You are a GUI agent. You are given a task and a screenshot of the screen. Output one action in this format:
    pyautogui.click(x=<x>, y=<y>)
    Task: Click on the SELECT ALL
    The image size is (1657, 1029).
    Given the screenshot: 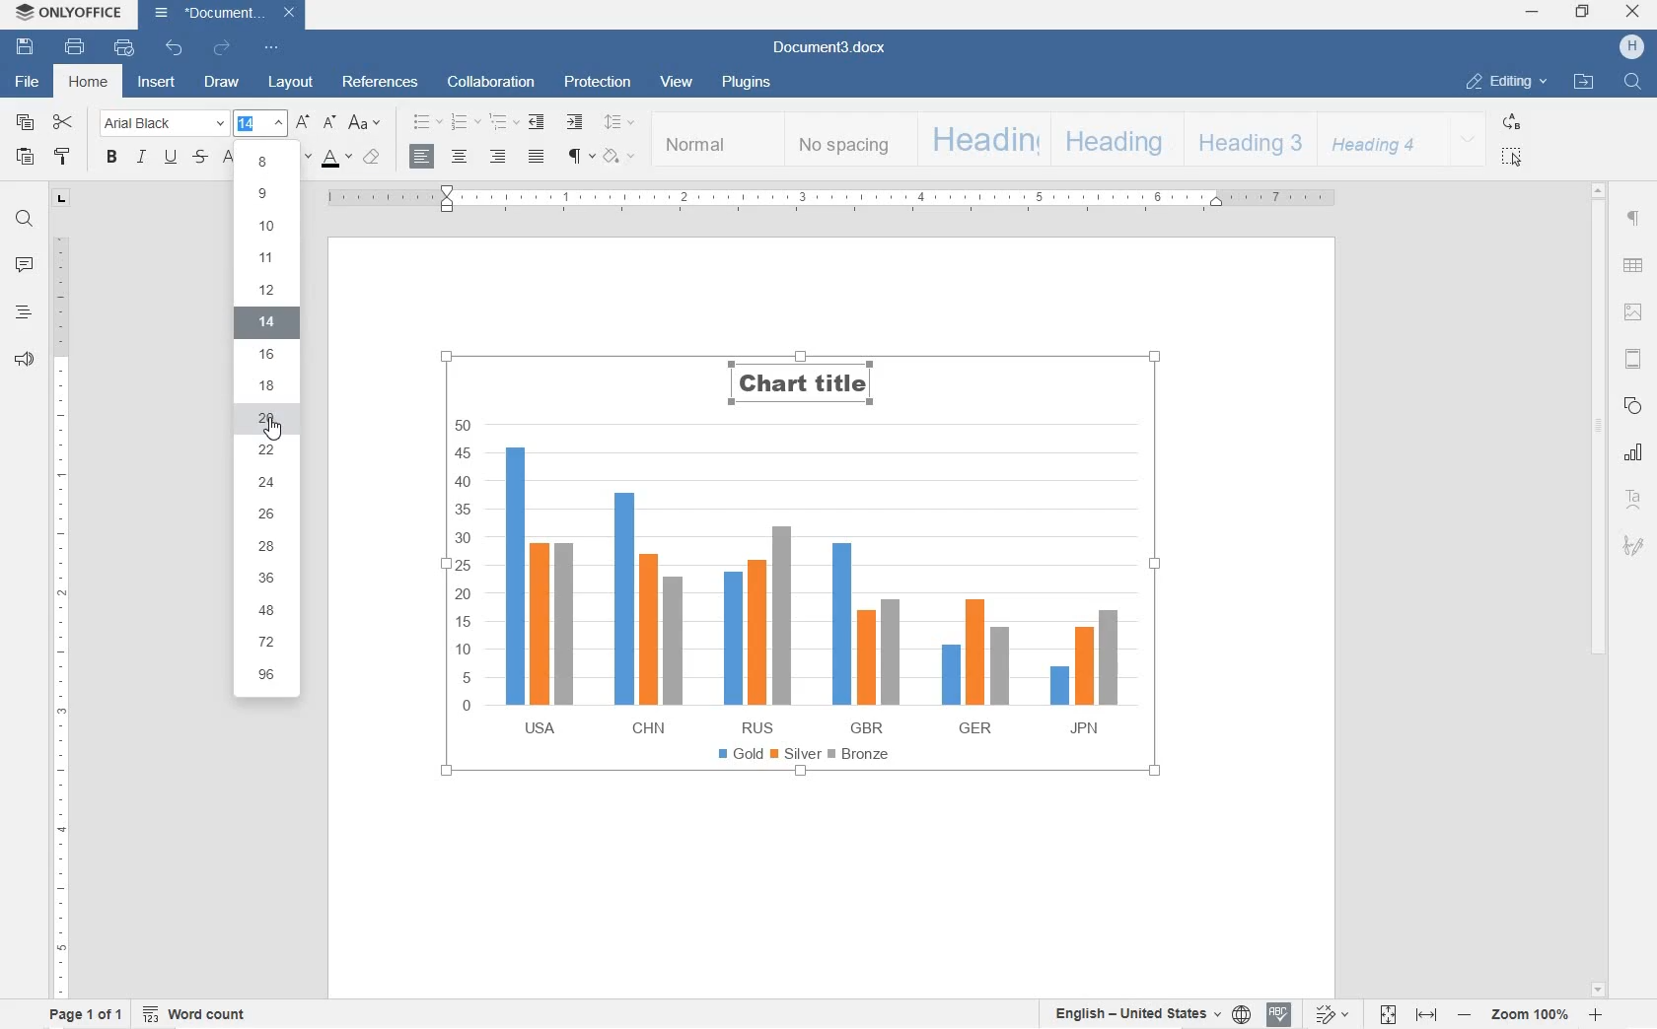 What is the action you would take?
    pyautogui.click(x=1511, y=158)
    